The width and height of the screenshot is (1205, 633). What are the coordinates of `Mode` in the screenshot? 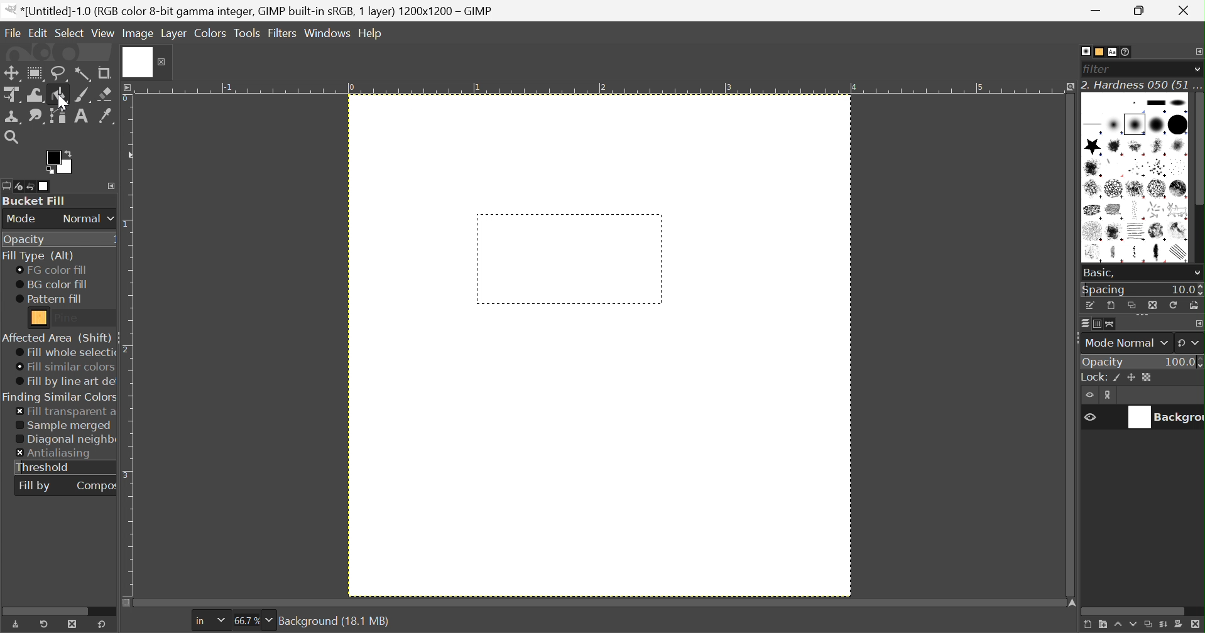 It's located at (22, 219).